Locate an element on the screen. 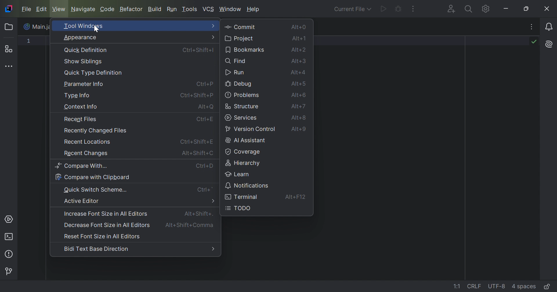 Image resolution: width=557 pixels, height=292 pixels. Alt+Shift+C is located at coordinates (198, 153).